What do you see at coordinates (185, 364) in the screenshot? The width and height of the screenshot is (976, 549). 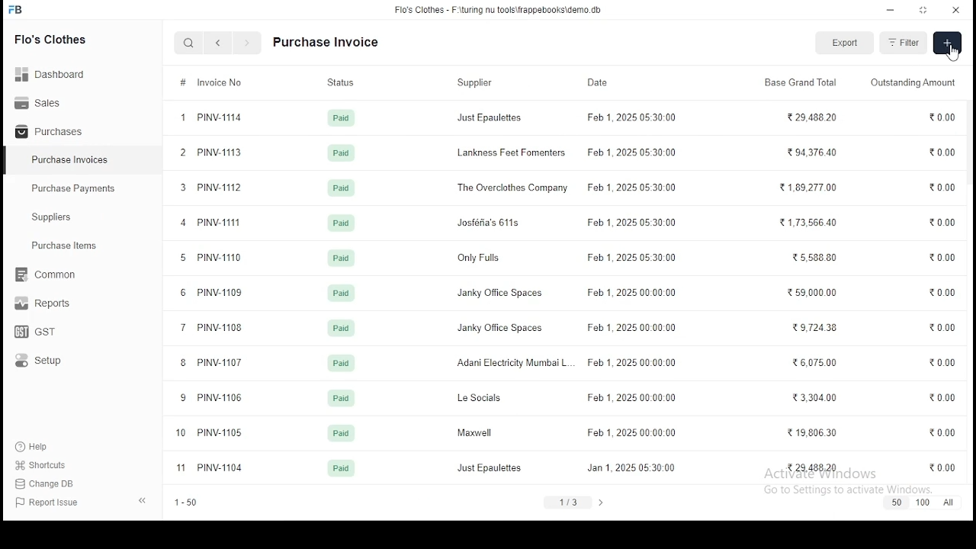 I see `8` at bounding box center [185, 364].